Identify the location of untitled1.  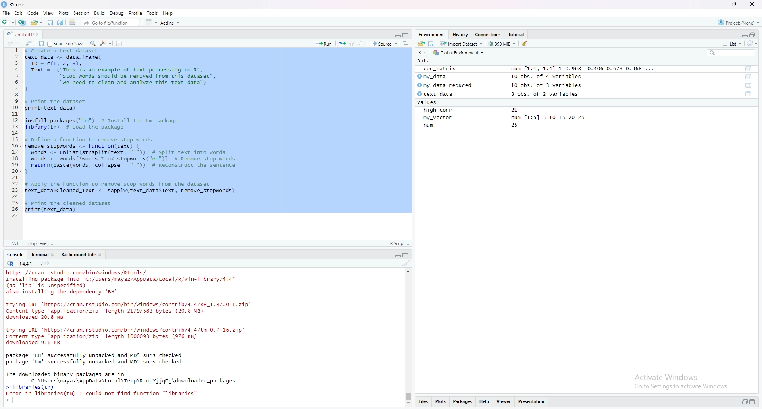
(24, 34).